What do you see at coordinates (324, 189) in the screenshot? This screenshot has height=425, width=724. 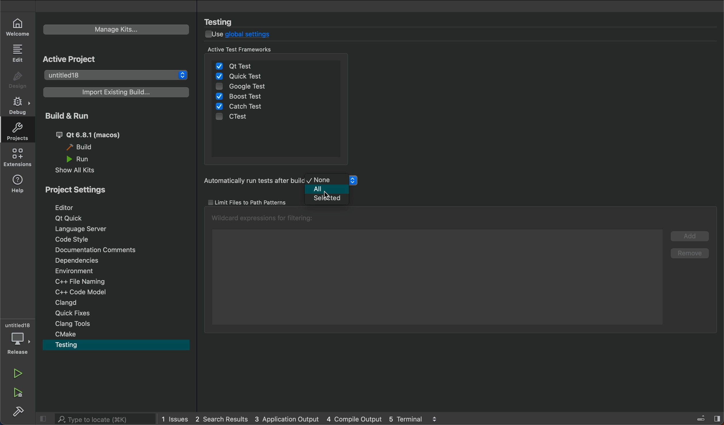 I see `all` at bounding box center [324, 189].